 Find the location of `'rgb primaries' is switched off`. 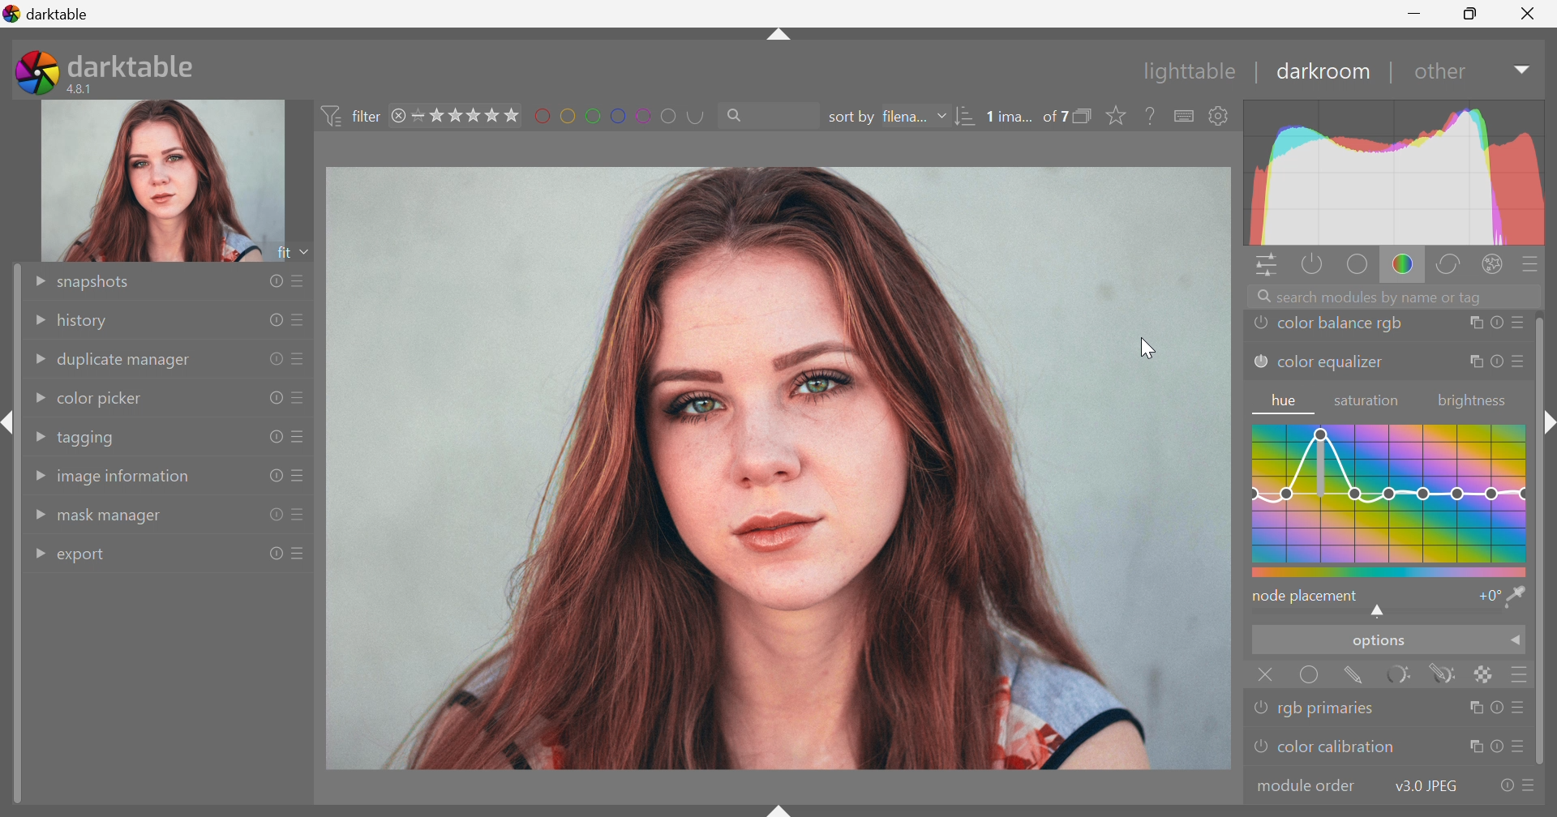

'rgb primaries' is switched off is located at coordinates (1262, 706).